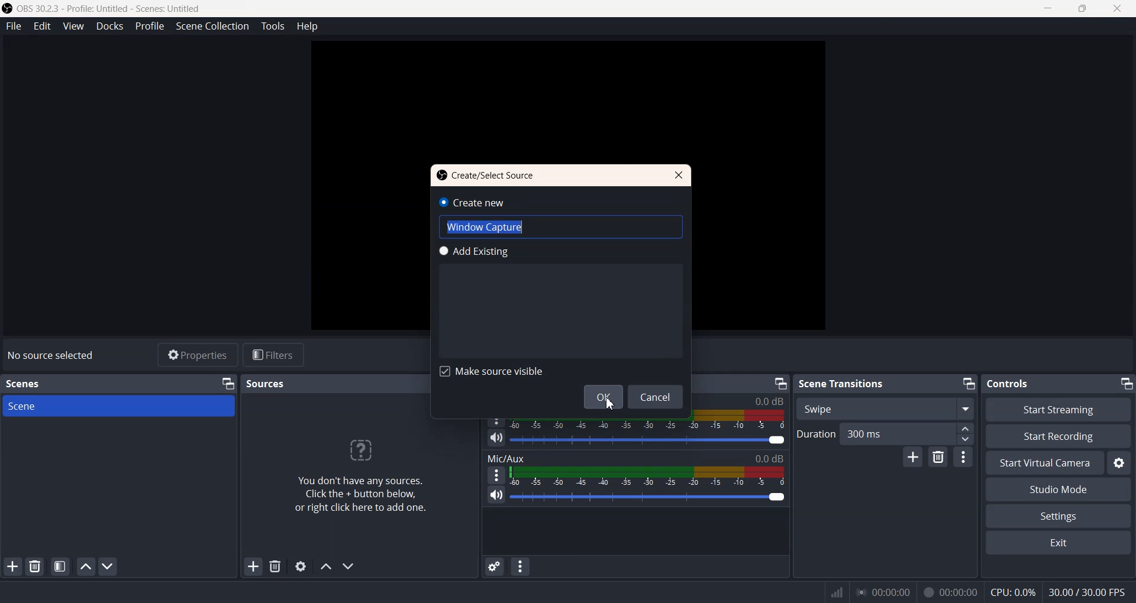  I want to click on Move Scene Down, so click(108, 566).